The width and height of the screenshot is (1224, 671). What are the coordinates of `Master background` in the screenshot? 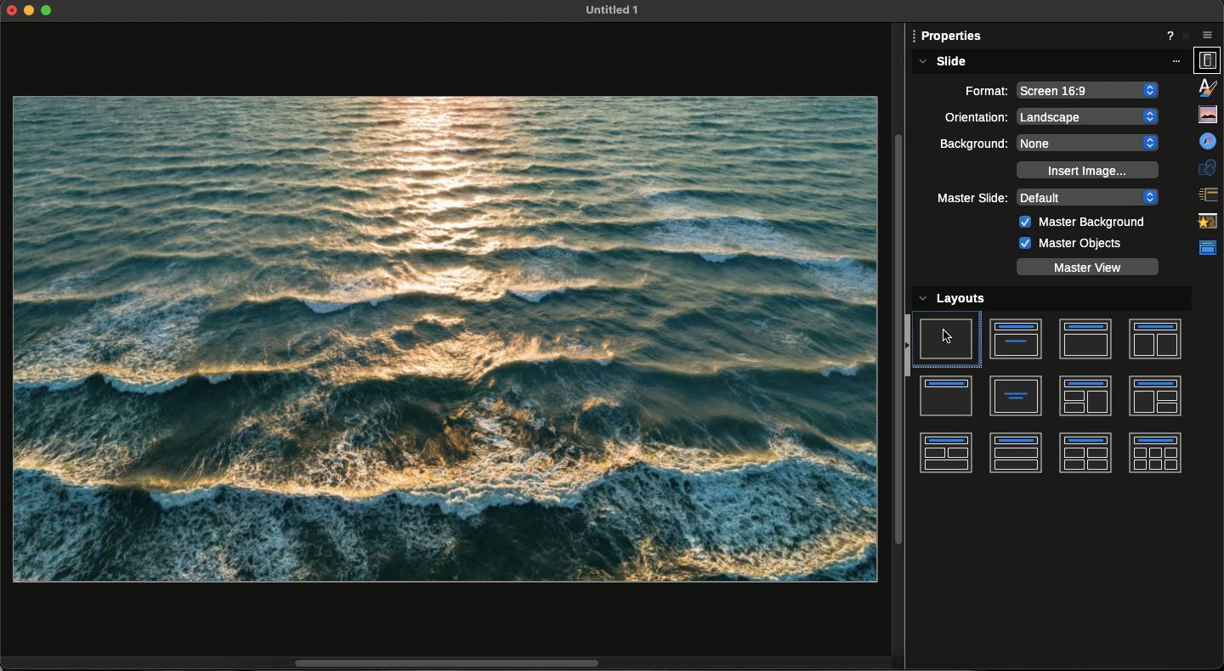 It's located at (1085, 223).